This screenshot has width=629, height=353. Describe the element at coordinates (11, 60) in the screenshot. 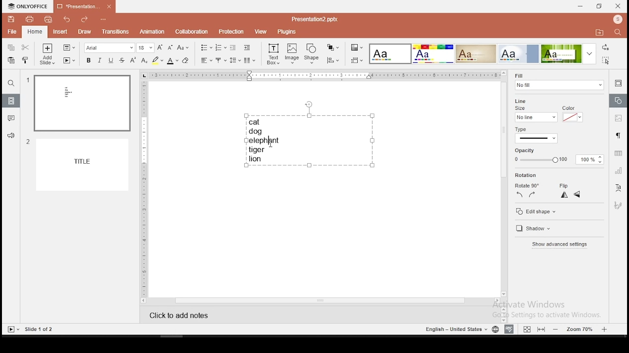

I see `paste` at that location.